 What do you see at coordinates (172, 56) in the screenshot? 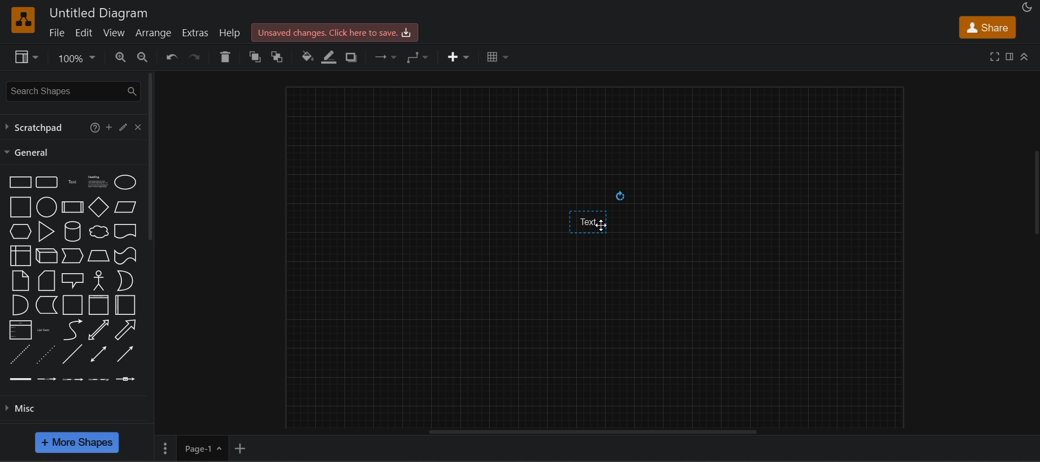
I see `undo` at bounding box center [172, 56].